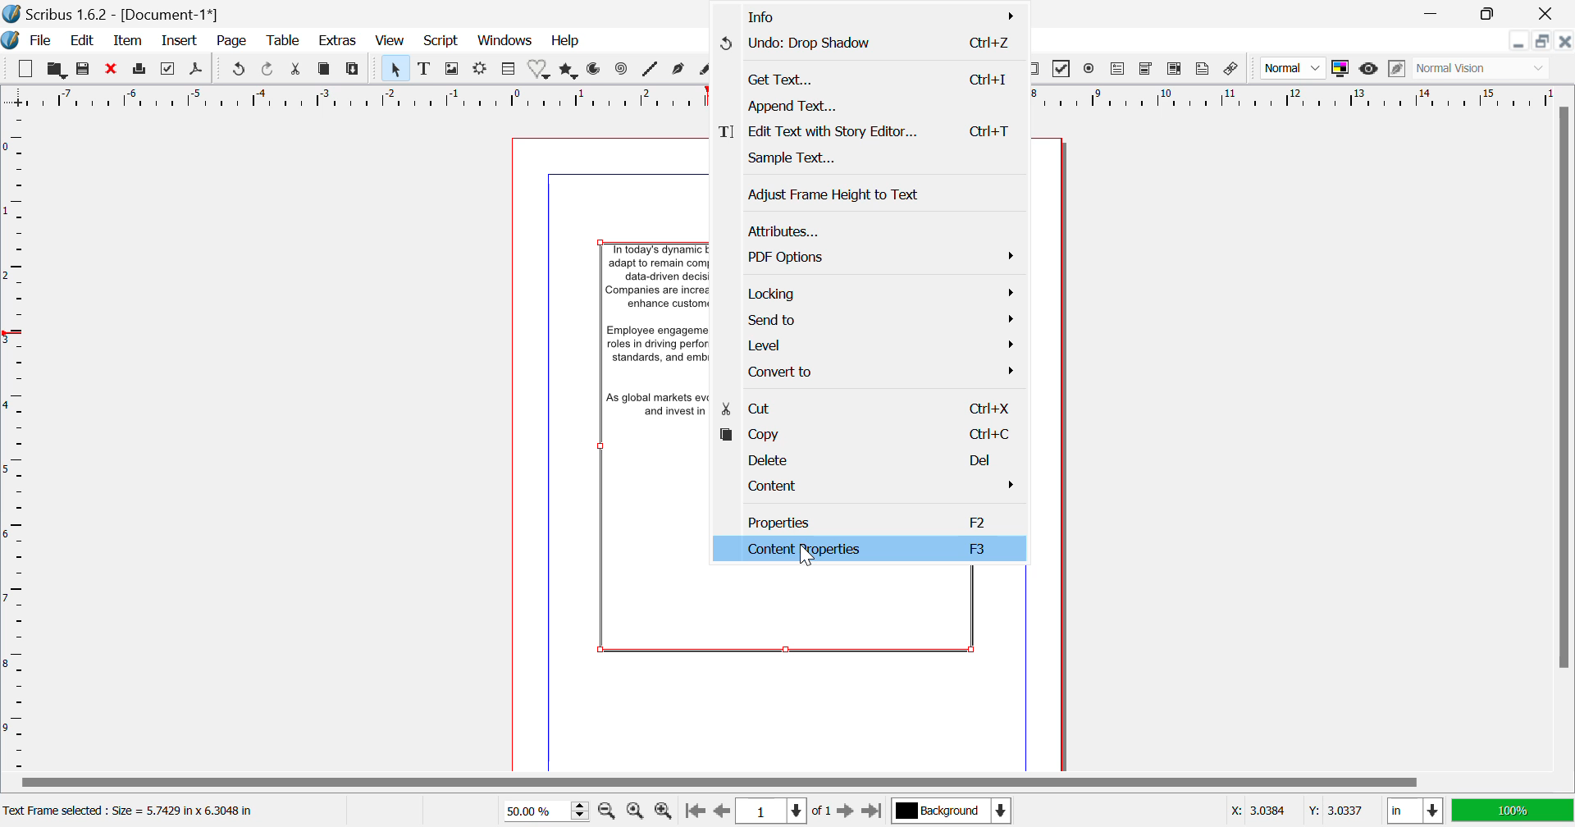 The height and width of the screenshot is (827, 1575). I want to click on Properties, so click(874, 521).